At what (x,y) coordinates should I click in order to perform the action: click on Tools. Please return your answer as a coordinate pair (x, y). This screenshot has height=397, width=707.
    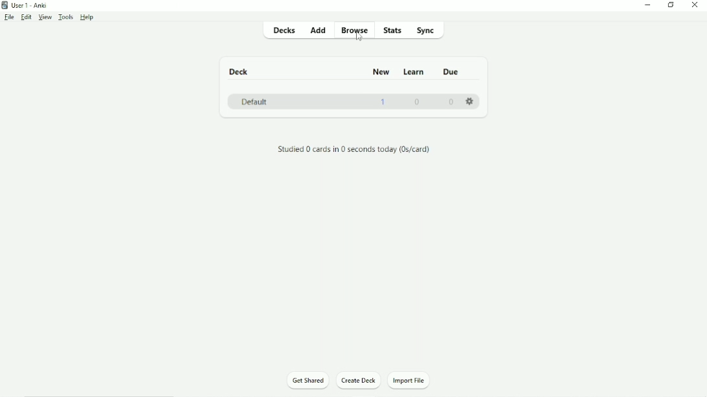
    Looking at the image, I should click on (67, 16).